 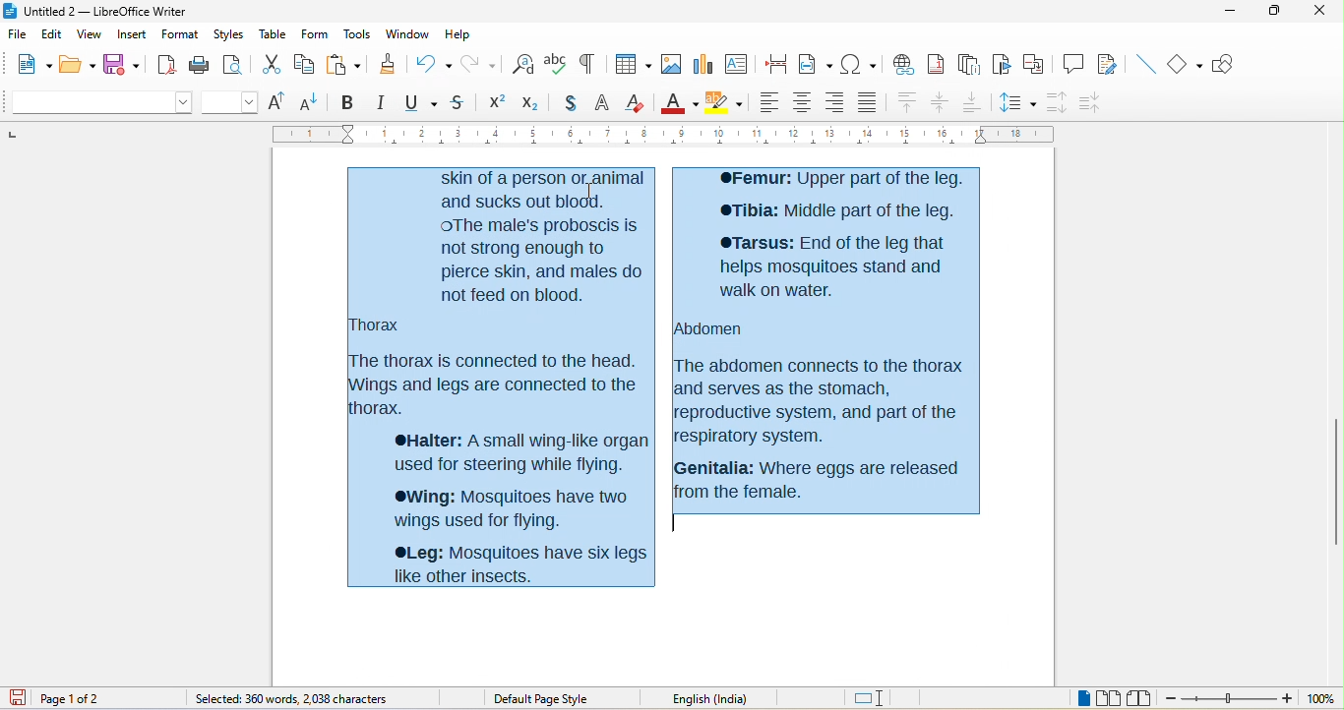 I want to click on multiple page view, so click(x=1108, y=698).